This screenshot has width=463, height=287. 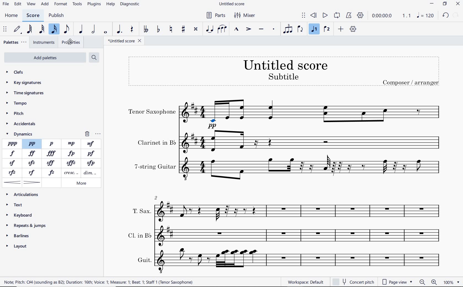 I want to click on add, so click(x=45, y=4).